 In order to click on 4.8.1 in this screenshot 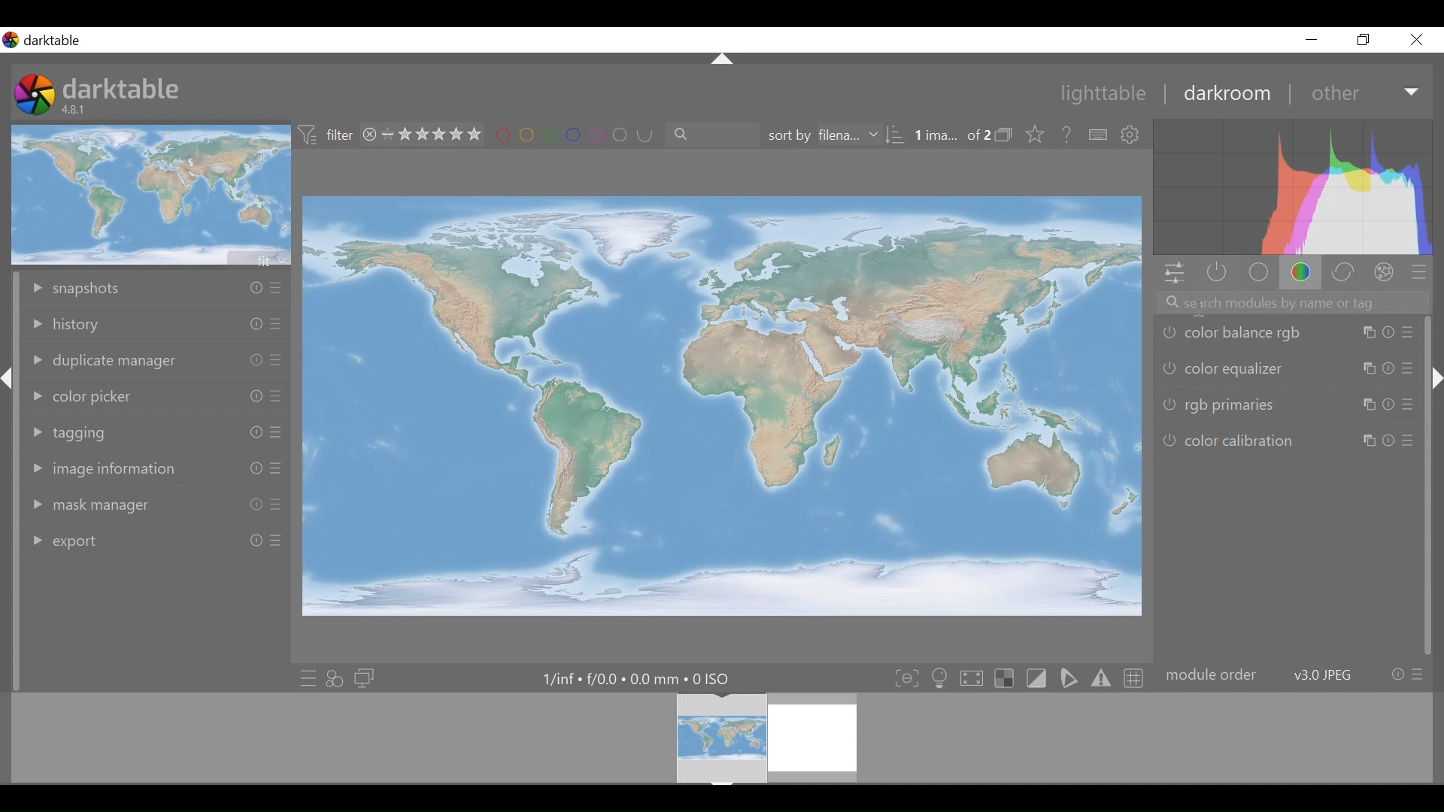, I will do `click(76, 111)`.